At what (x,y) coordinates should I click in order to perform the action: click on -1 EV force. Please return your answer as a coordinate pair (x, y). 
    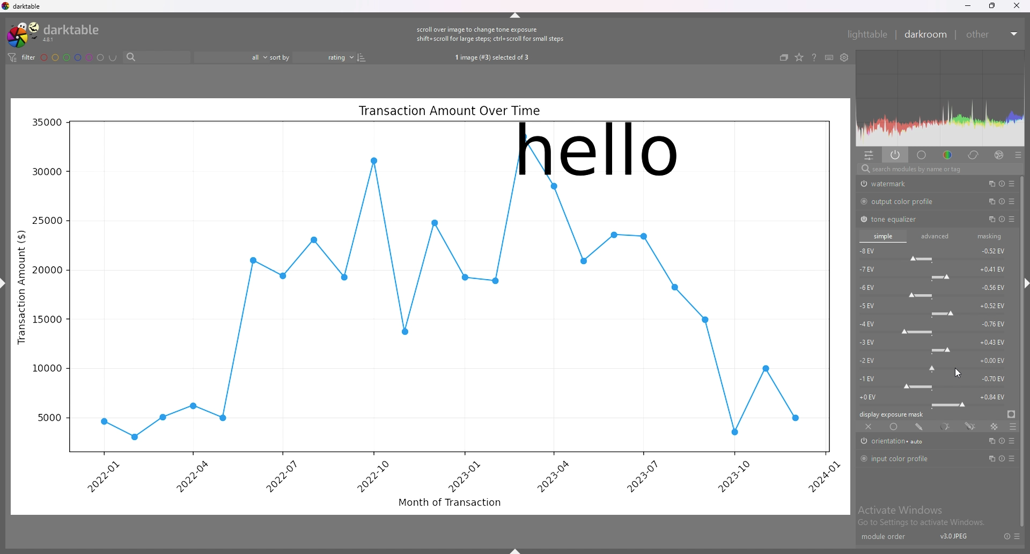
    Looking at the image, I should click on (935, 382).